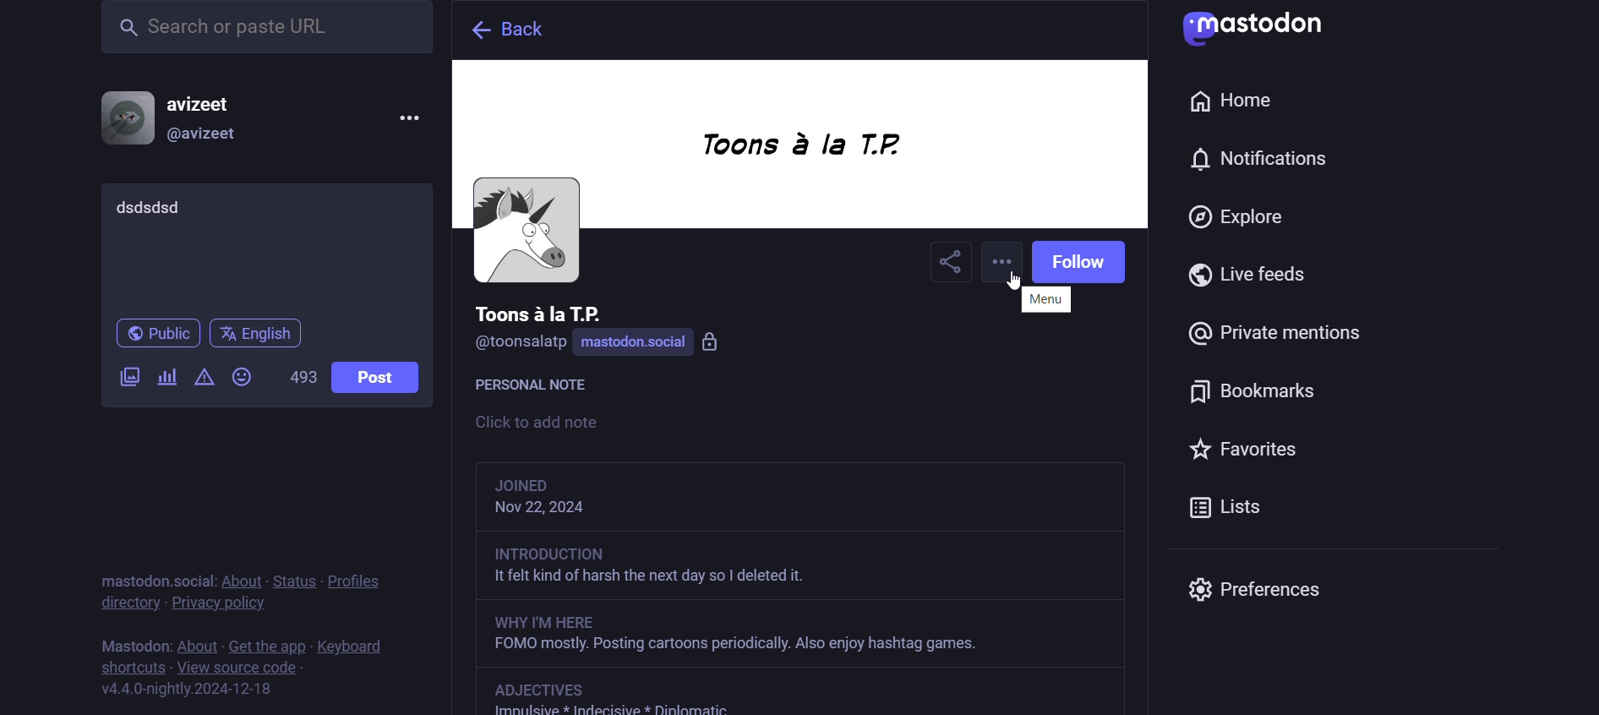  What do you see at coordinates (1228, 100) in the screenshot?
I see `home` at bounding box center [1228, 100].